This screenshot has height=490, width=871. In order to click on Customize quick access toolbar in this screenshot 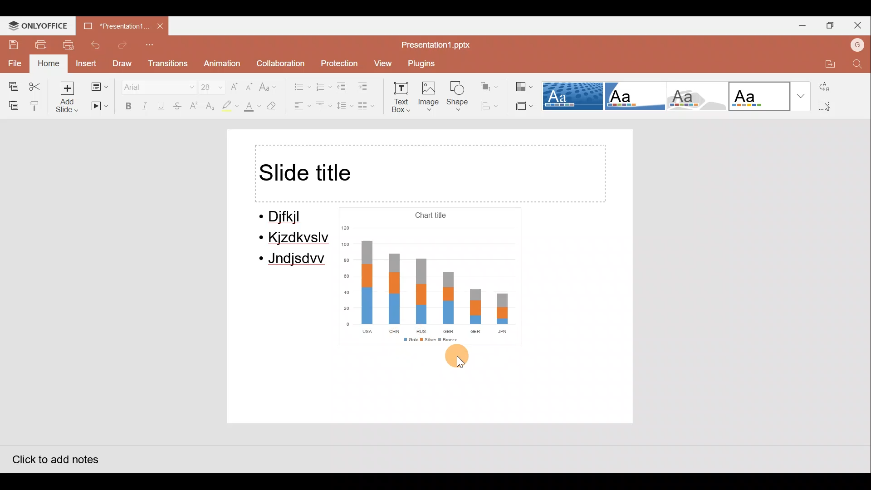, I will do `click(152, 45)`.